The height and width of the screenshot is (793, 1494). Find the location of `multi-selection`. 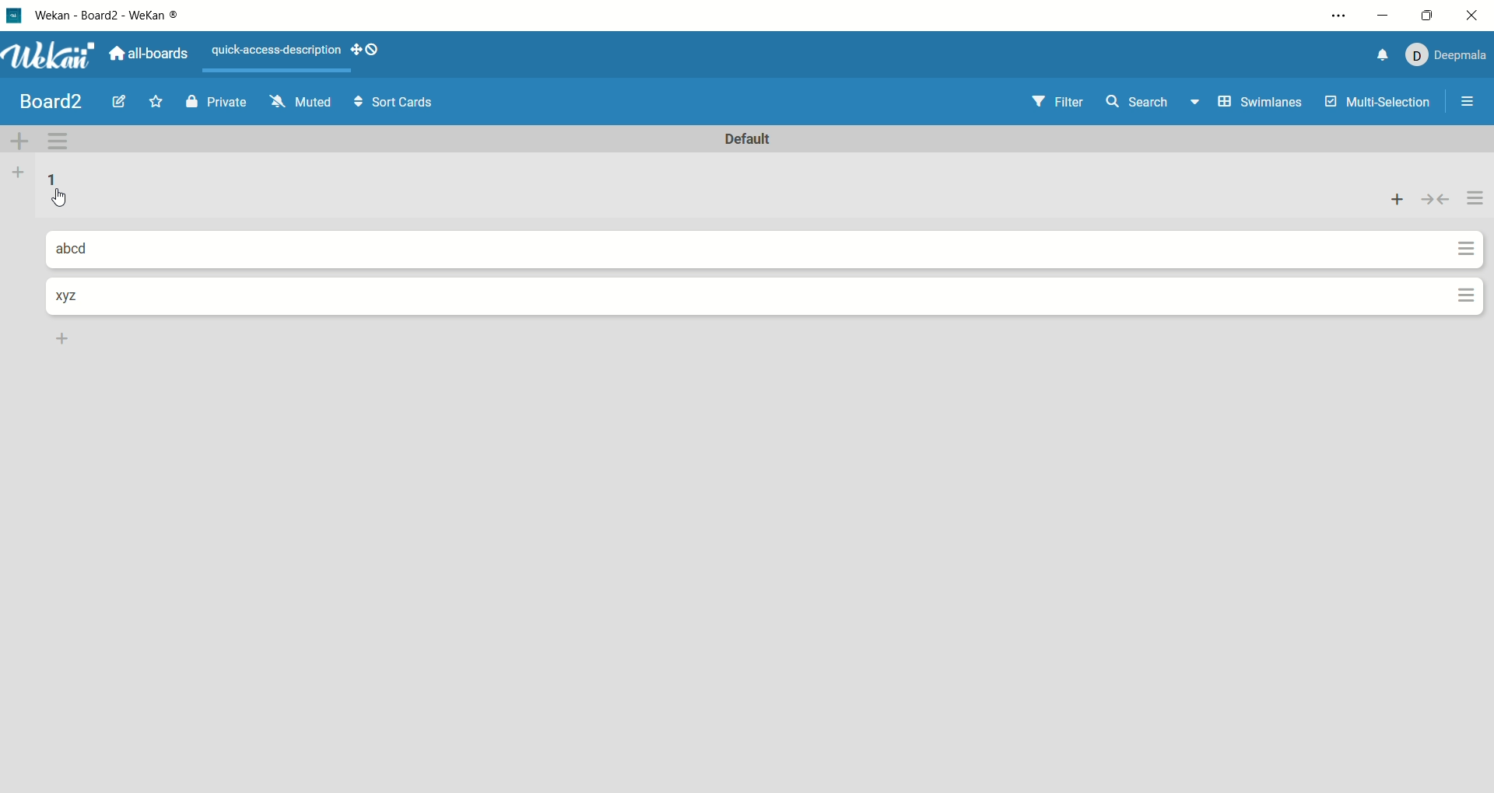

multi-selection is located at coordinates (1378, 103).